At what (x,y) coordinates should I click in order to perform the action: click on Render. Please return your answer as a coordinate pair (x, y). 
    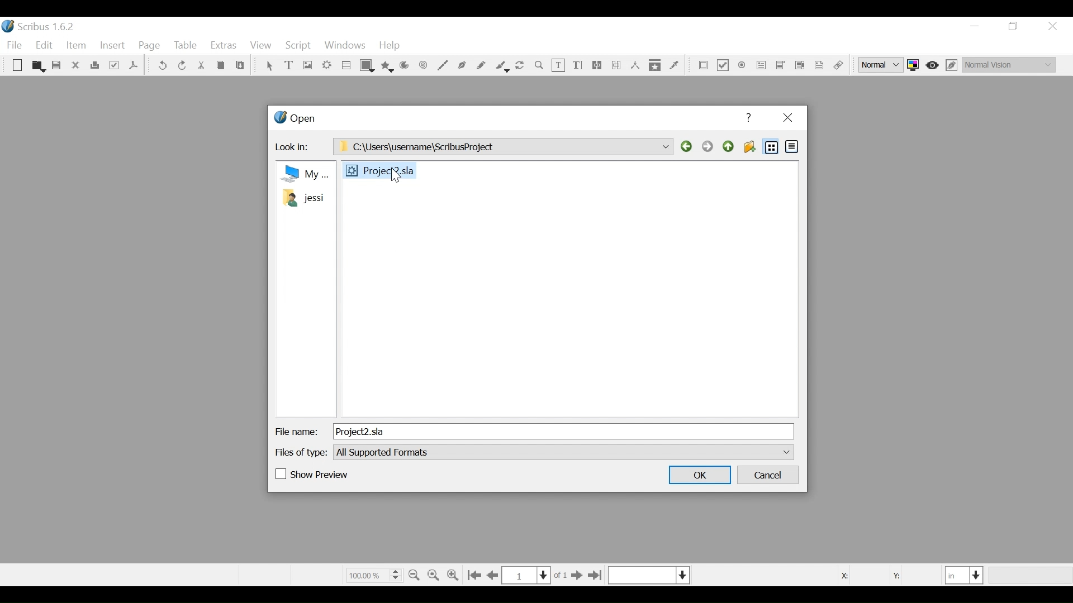
    Looking at the image, I should click on (327, 66).